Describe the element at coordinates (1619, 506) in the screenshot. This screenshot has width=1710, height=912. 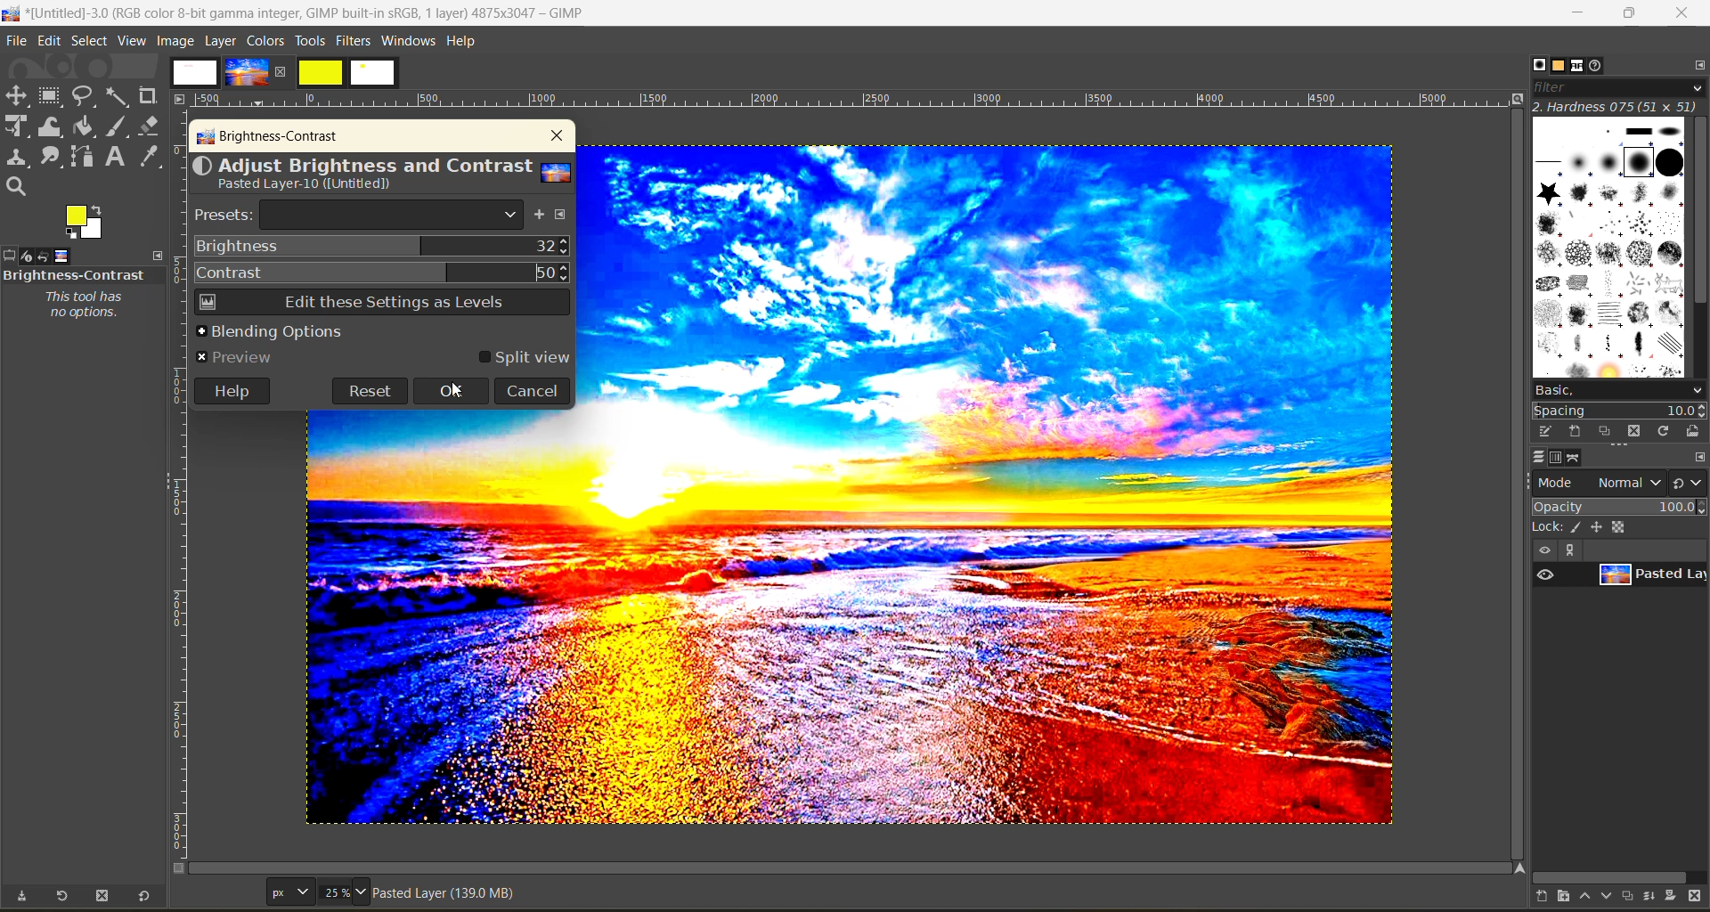
I see `opacity` at that location.